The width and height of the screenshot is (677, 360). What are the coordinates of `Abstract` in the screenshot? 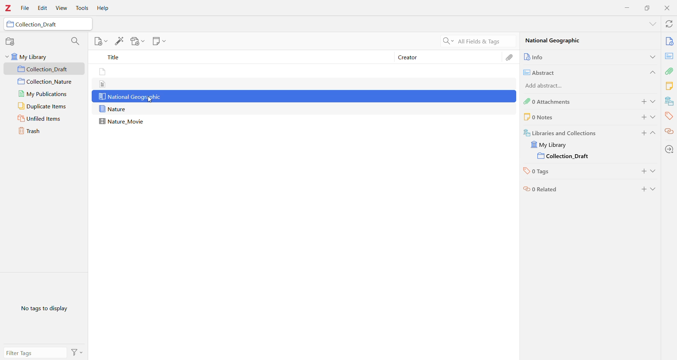 It's located at (669, 56).